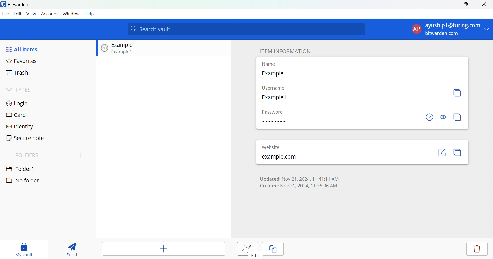  What do you see at coordinates (272, 74) in the screenshot?
I see `Example` at bounding box center [272, 74].